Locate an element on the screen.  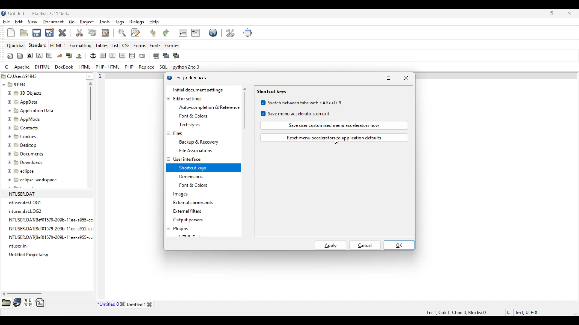
File list is located at coordinates (90, 76).